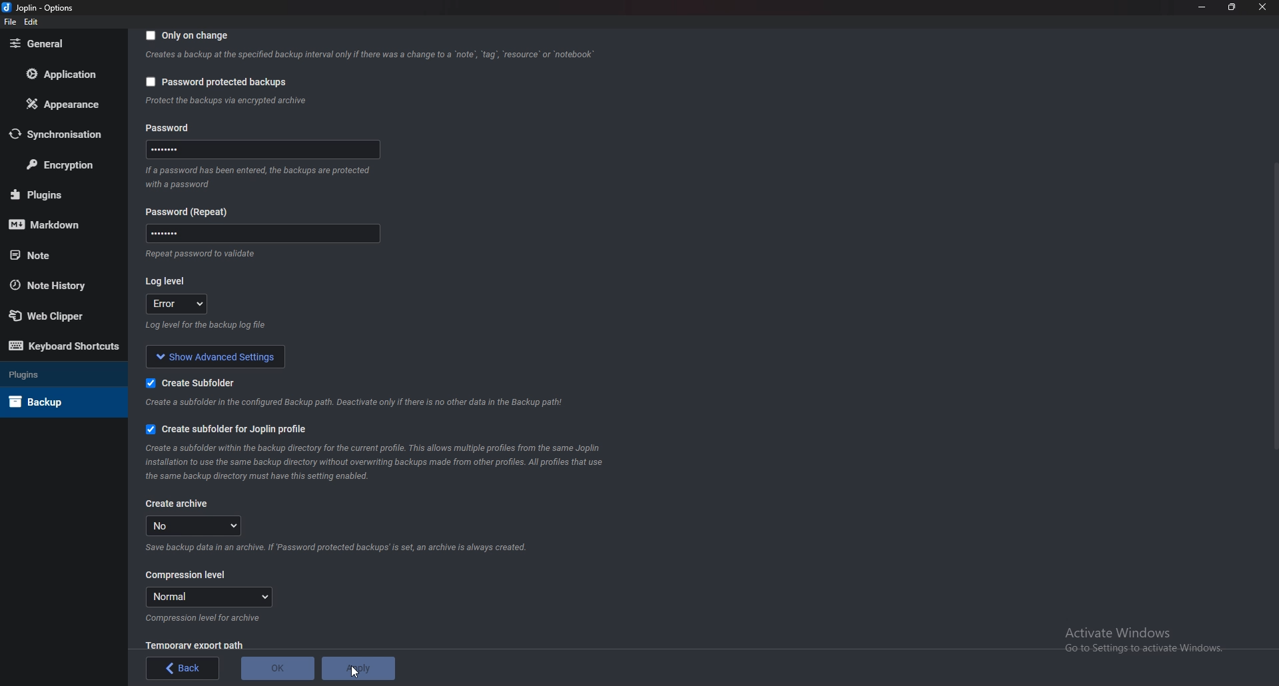 The image size is (1279, 686). What do you see at coordinates (238, 427) in the screenshot?
I see `Create subfolder for joplin profile` at bounding box center [238, 427].